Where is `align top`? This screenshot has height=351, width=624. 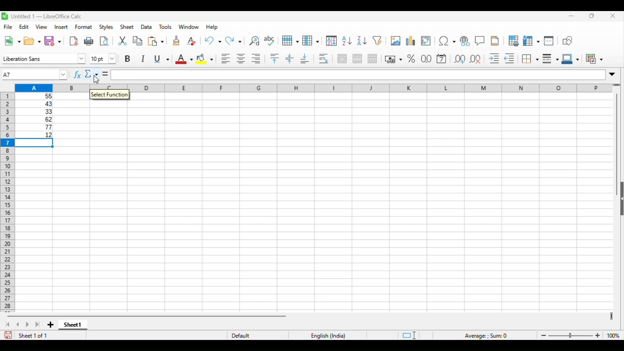 align top is located at coordinates (275, 58).